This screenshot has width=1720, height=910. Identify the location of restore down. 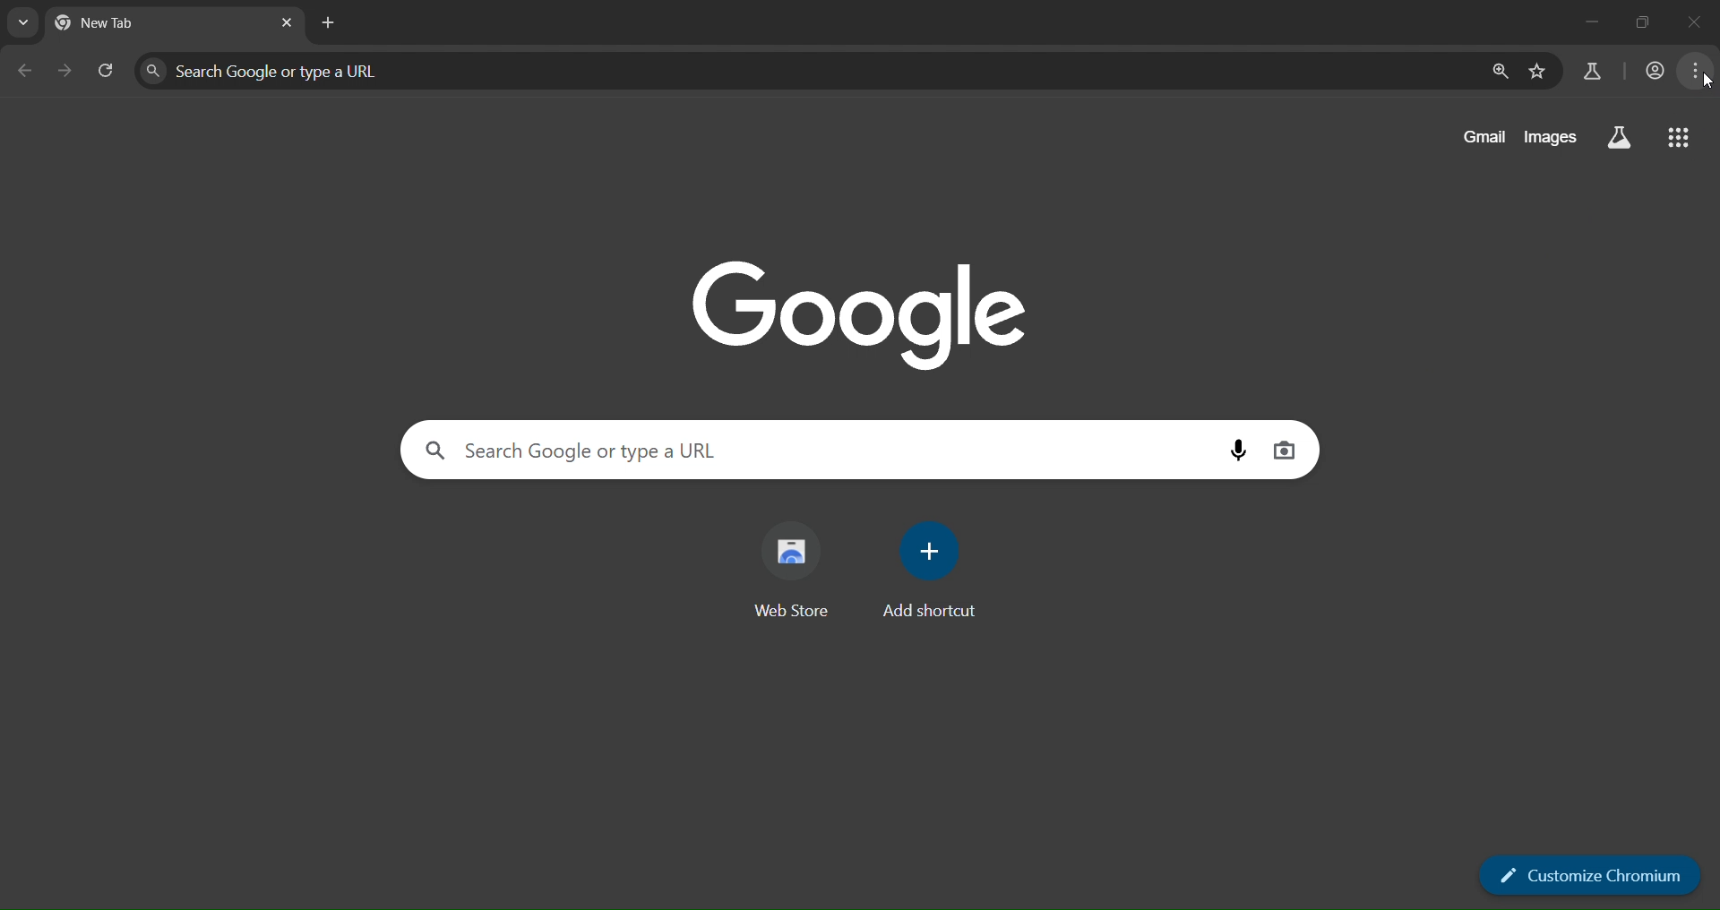
(1636, 21).